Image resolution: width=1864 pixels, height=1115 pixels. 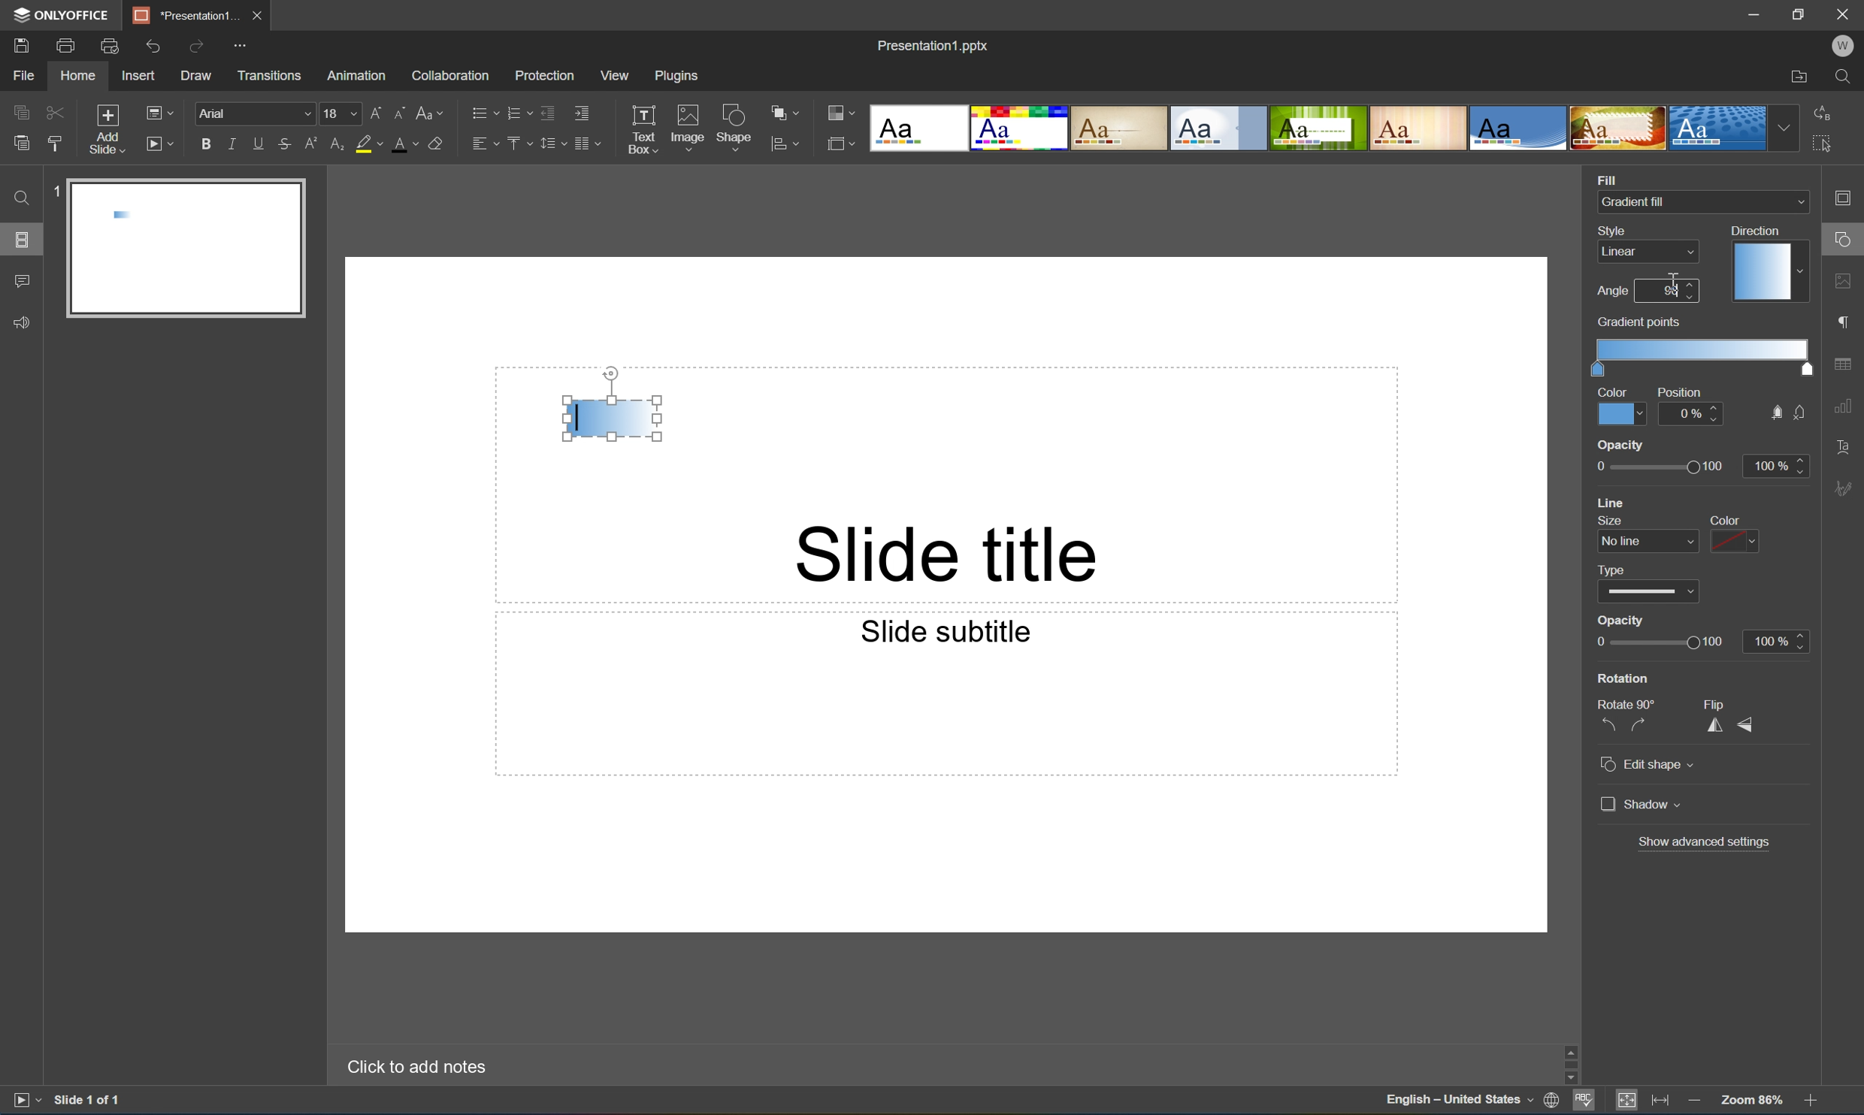 I want to click on Gradient fill, so click(x=613, y=418).